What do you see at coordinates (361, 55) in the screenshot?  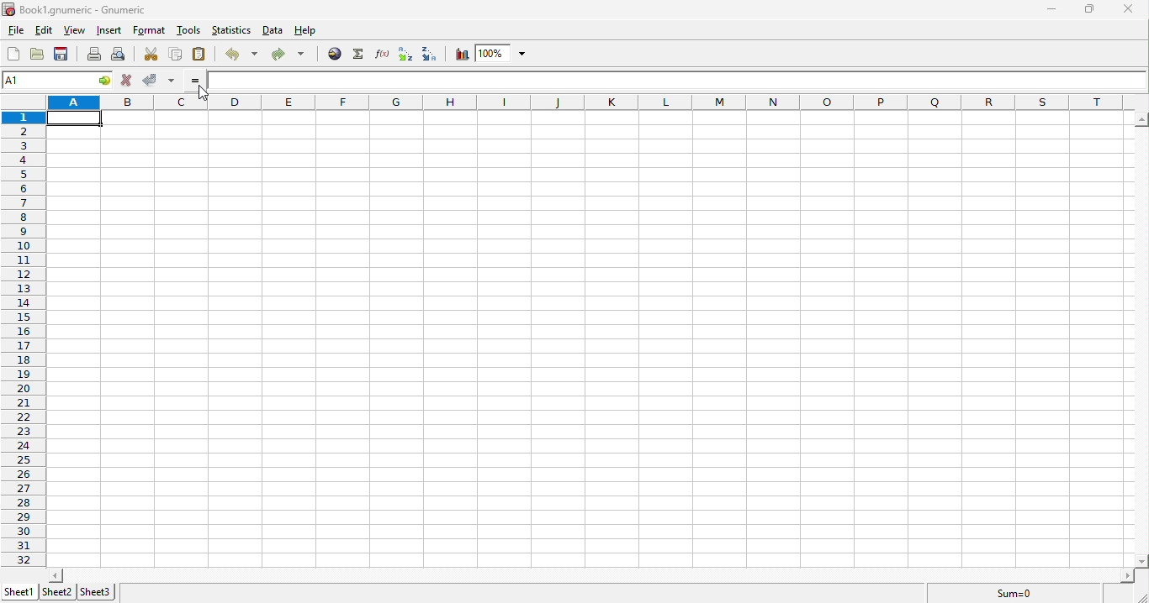 I see `select function` at bounding box center [361, 55].